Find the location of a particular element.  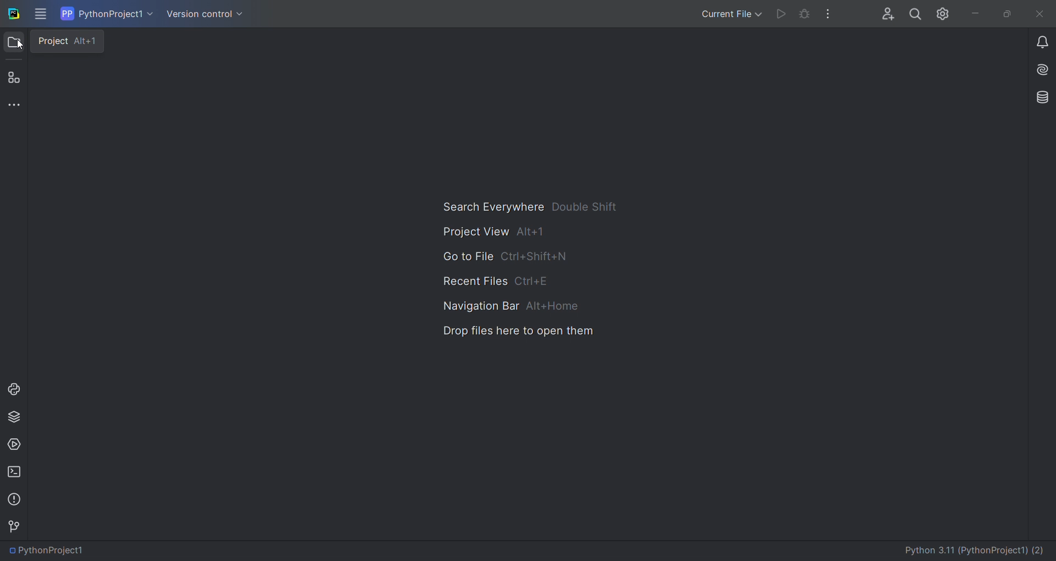

collab is located at coordinates (886, 13).